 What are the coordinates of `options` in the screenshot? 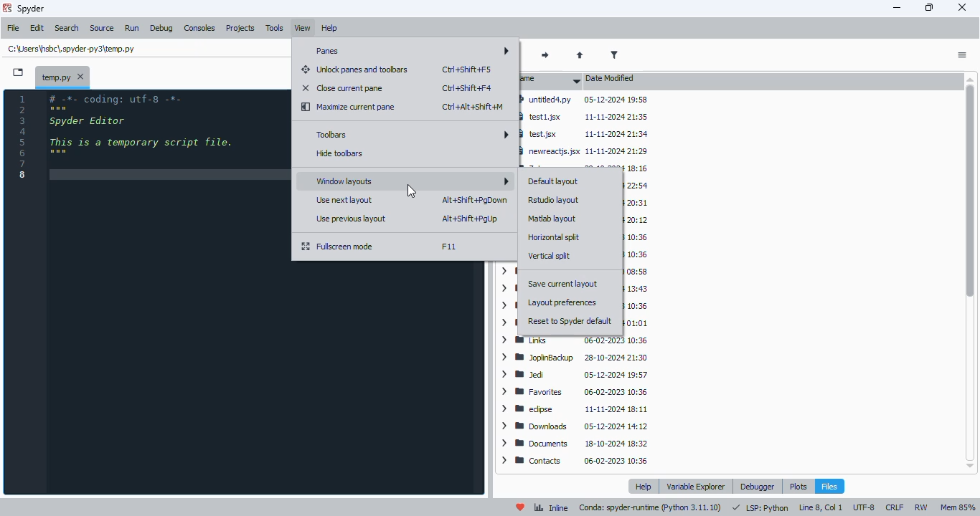 It's located at (962, 56).